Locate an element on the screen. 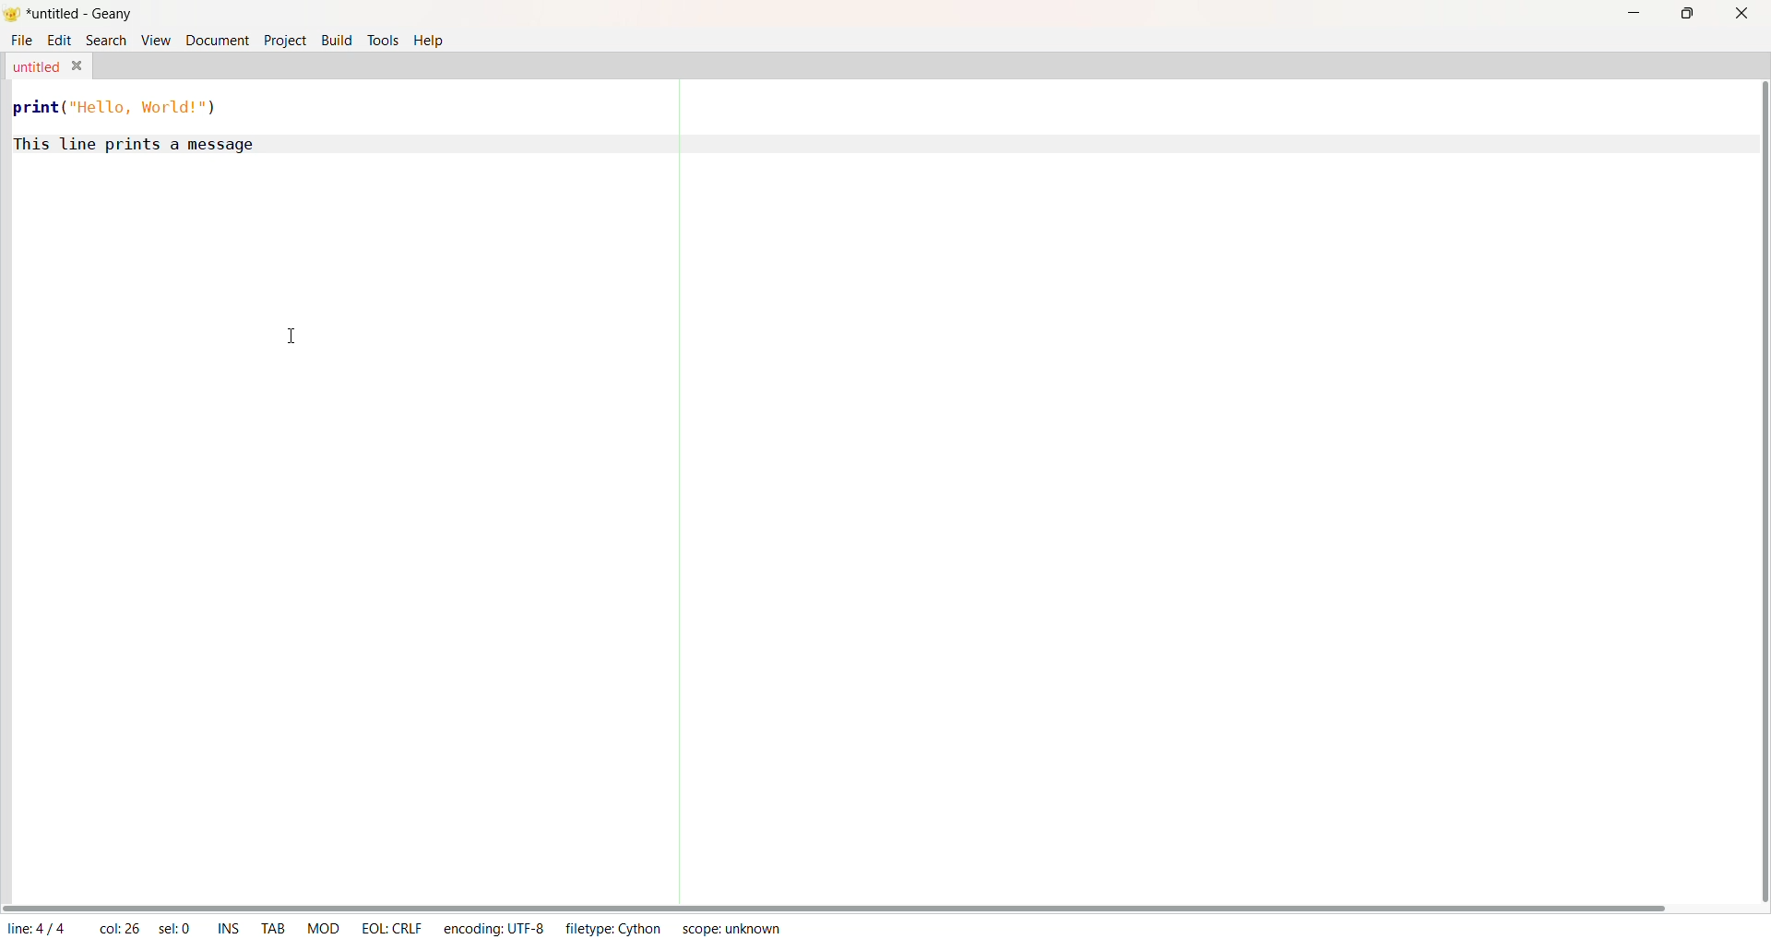 This screenshot has width=1771, height=939. Build is located at coordinates (333, 39).